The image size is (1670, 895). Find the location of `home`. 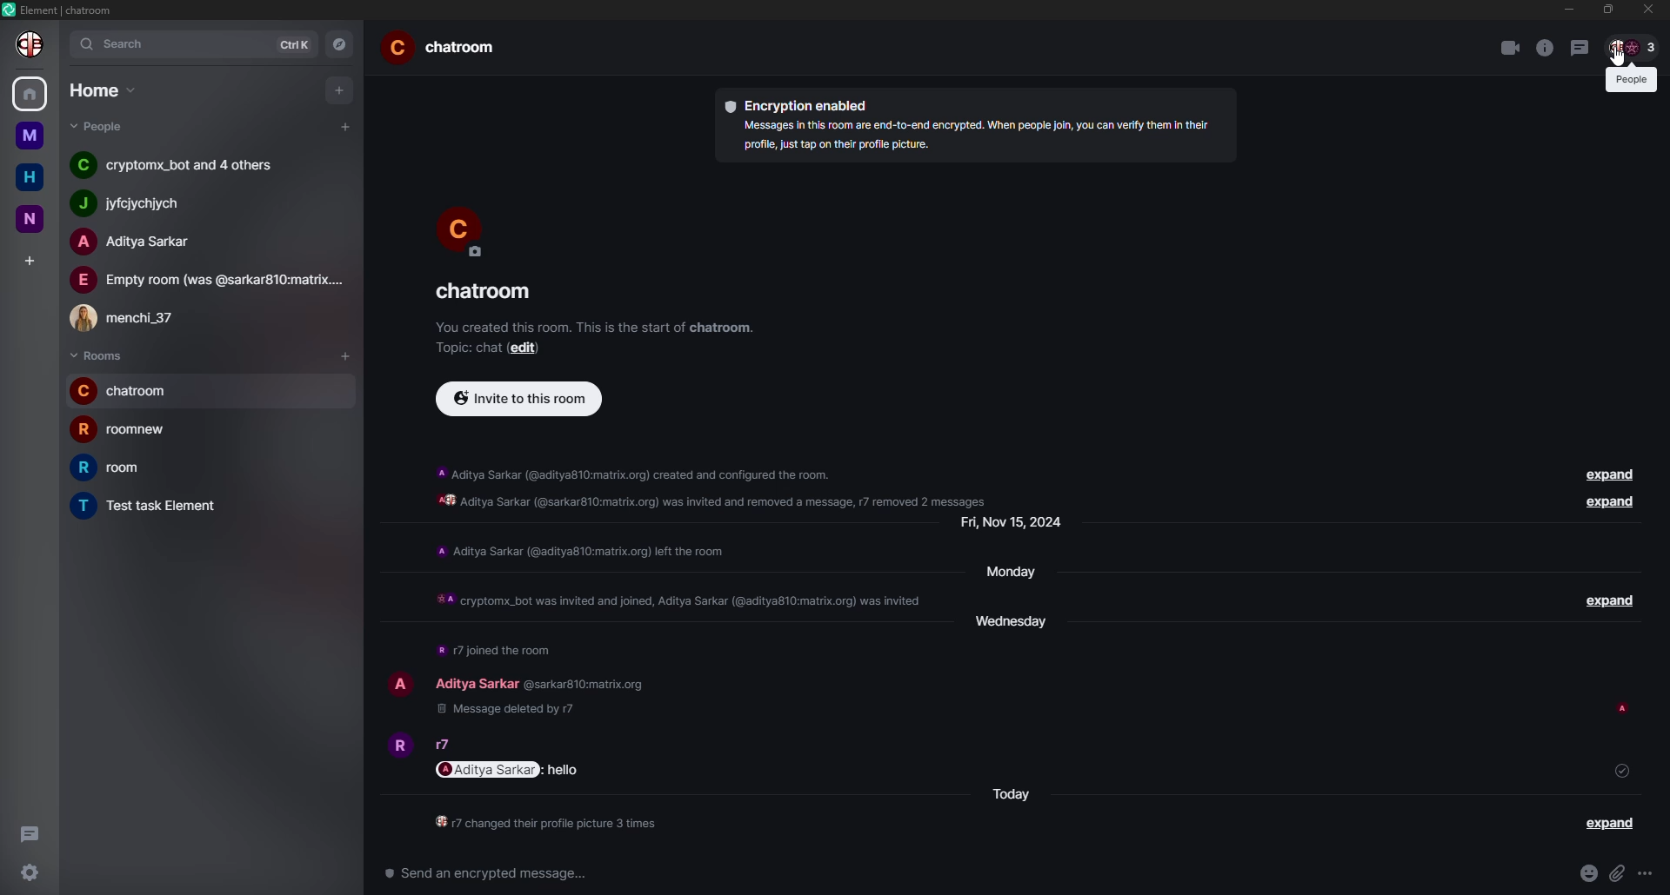

home is located at coordinates (104, 89).